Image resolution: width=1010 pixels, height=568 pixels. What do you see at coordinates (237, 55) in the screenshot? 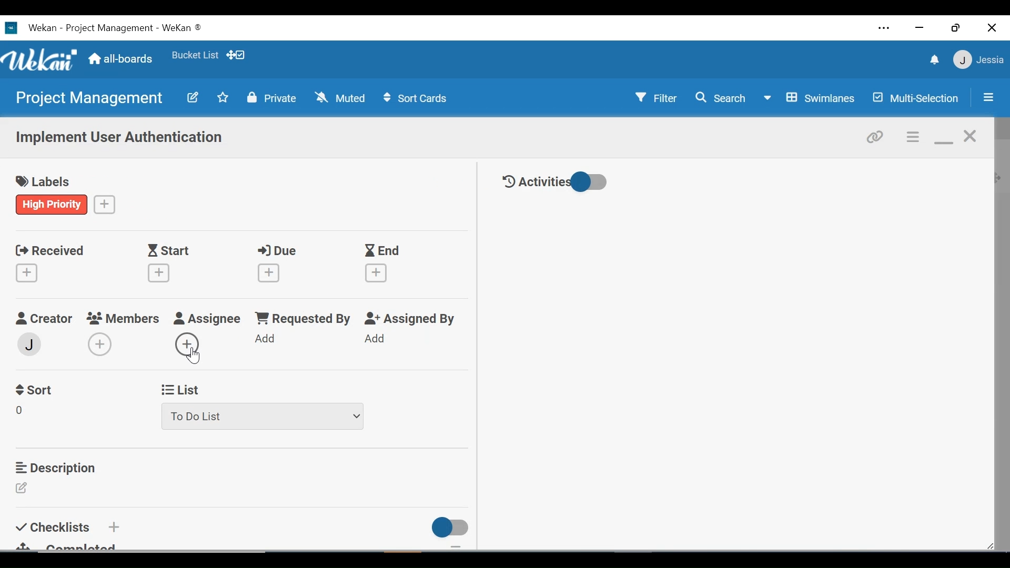
I see `Show Desktop drag handles` at bounding box center [237, 55].